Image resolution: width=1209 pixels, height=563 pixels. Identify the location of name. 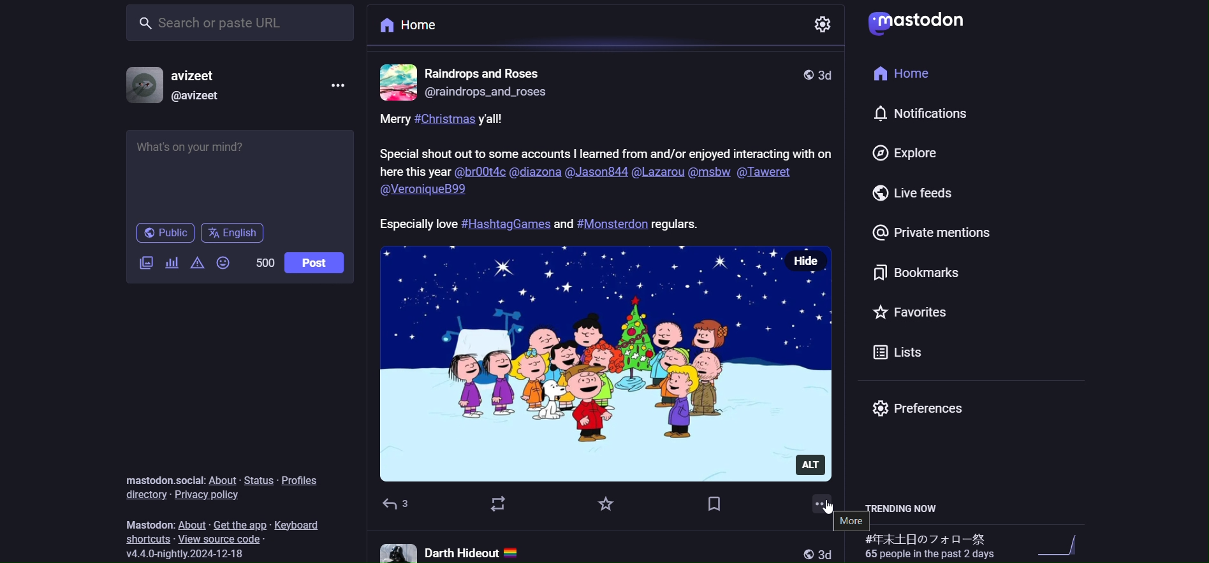
(197, 75).